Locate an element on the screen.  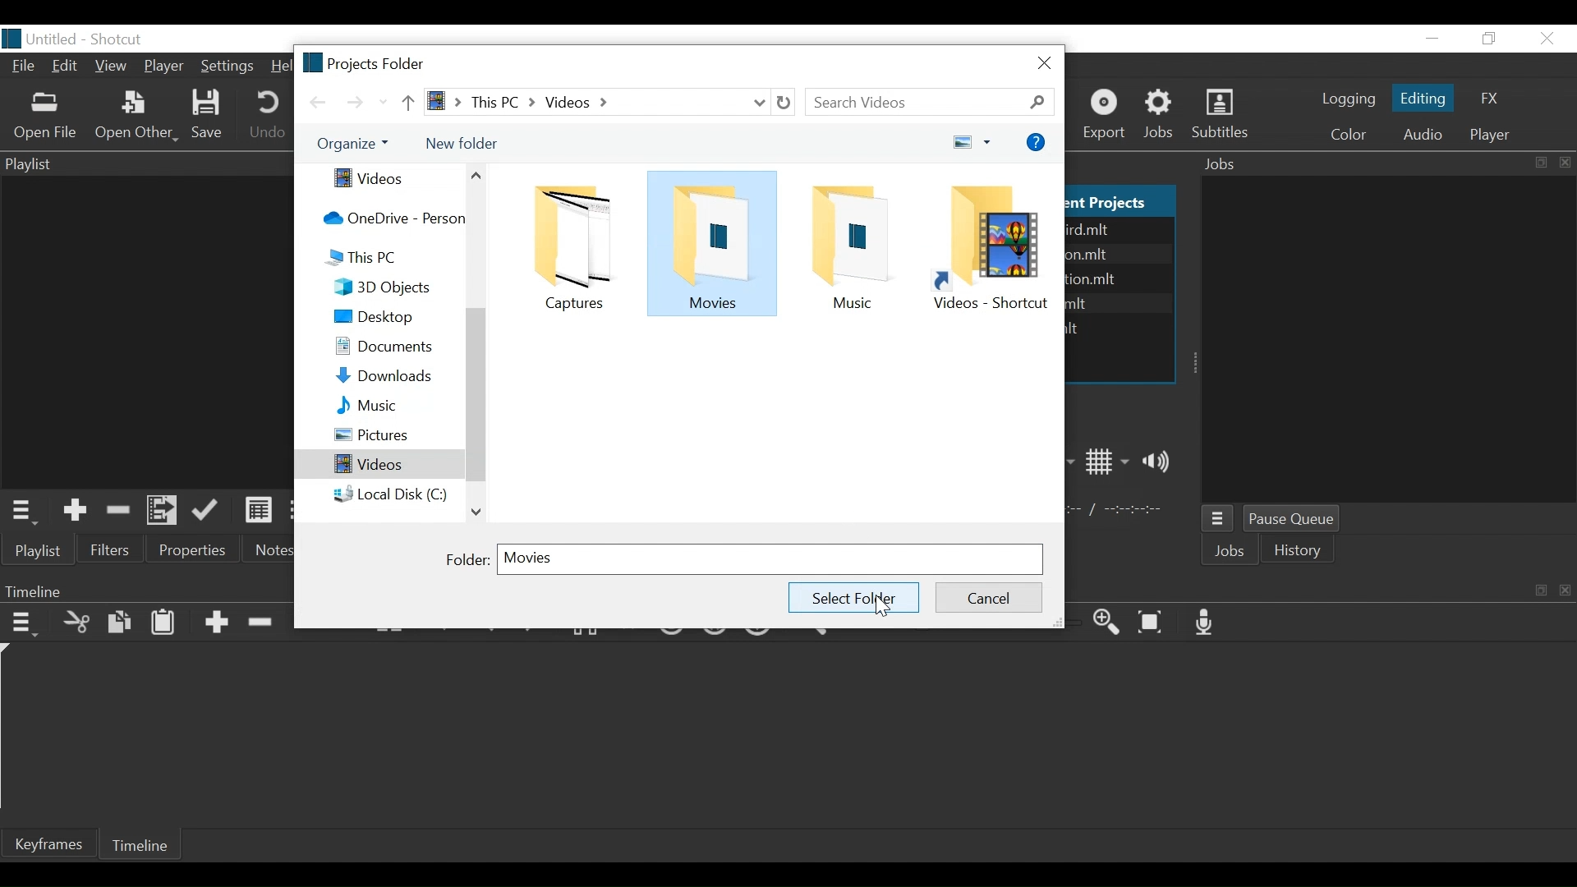
Open File is located at coordinates (46, 116).